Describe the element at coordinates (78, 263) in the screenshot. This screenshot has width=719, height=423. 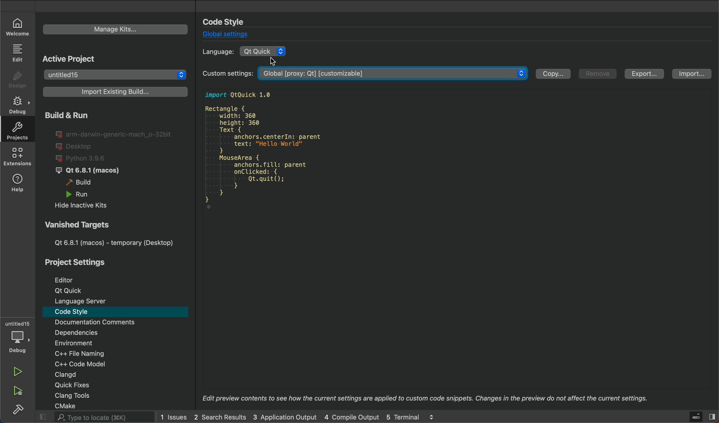
I see `project setting` at that location.